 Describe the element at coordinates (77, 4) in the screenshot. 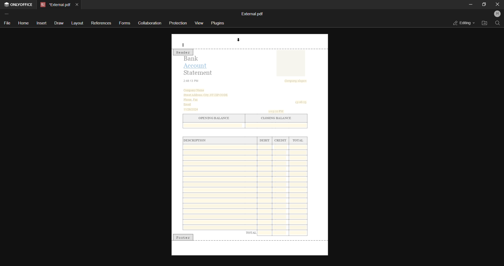

I see `close current tab` at that location.